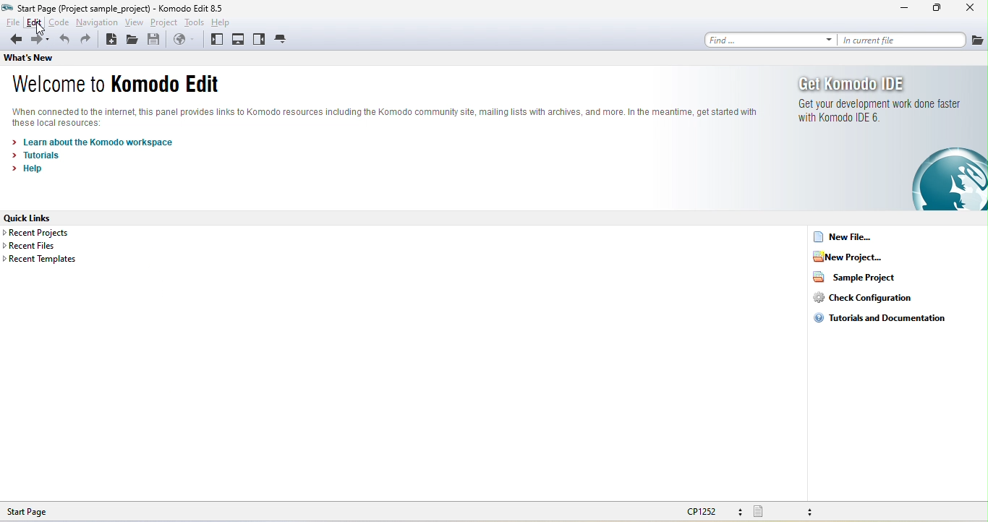 The width and height of the screenshot is (988, 522). Describe the element at coordinates (39, 40) in the screenshot. I see `forward` at that location.